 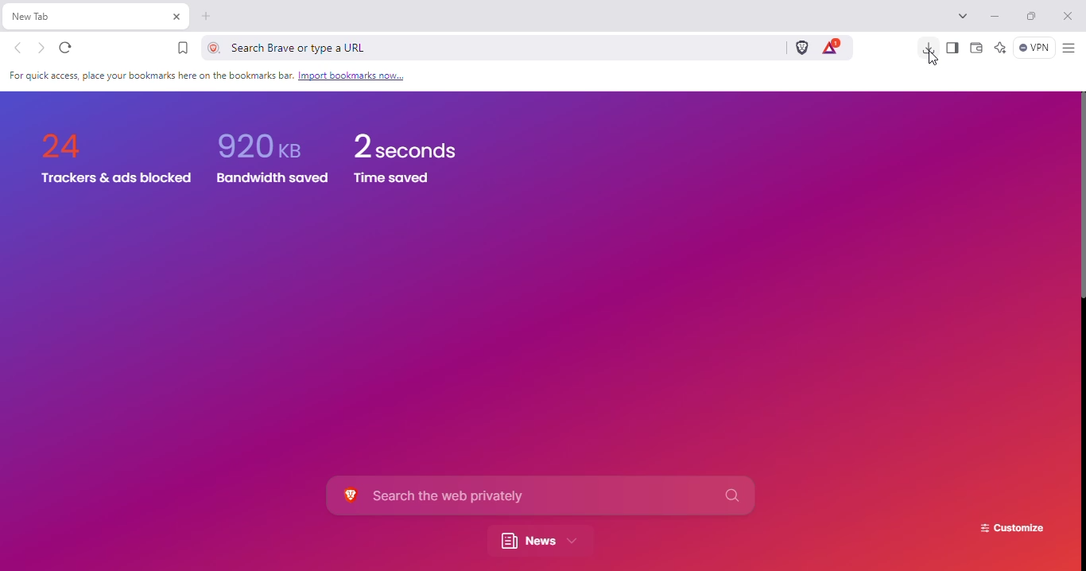 What do you see at coordinates (1034, 47) in the screenshot?
I see `brave firewall + VPN` at bounding box center [1034, 47].